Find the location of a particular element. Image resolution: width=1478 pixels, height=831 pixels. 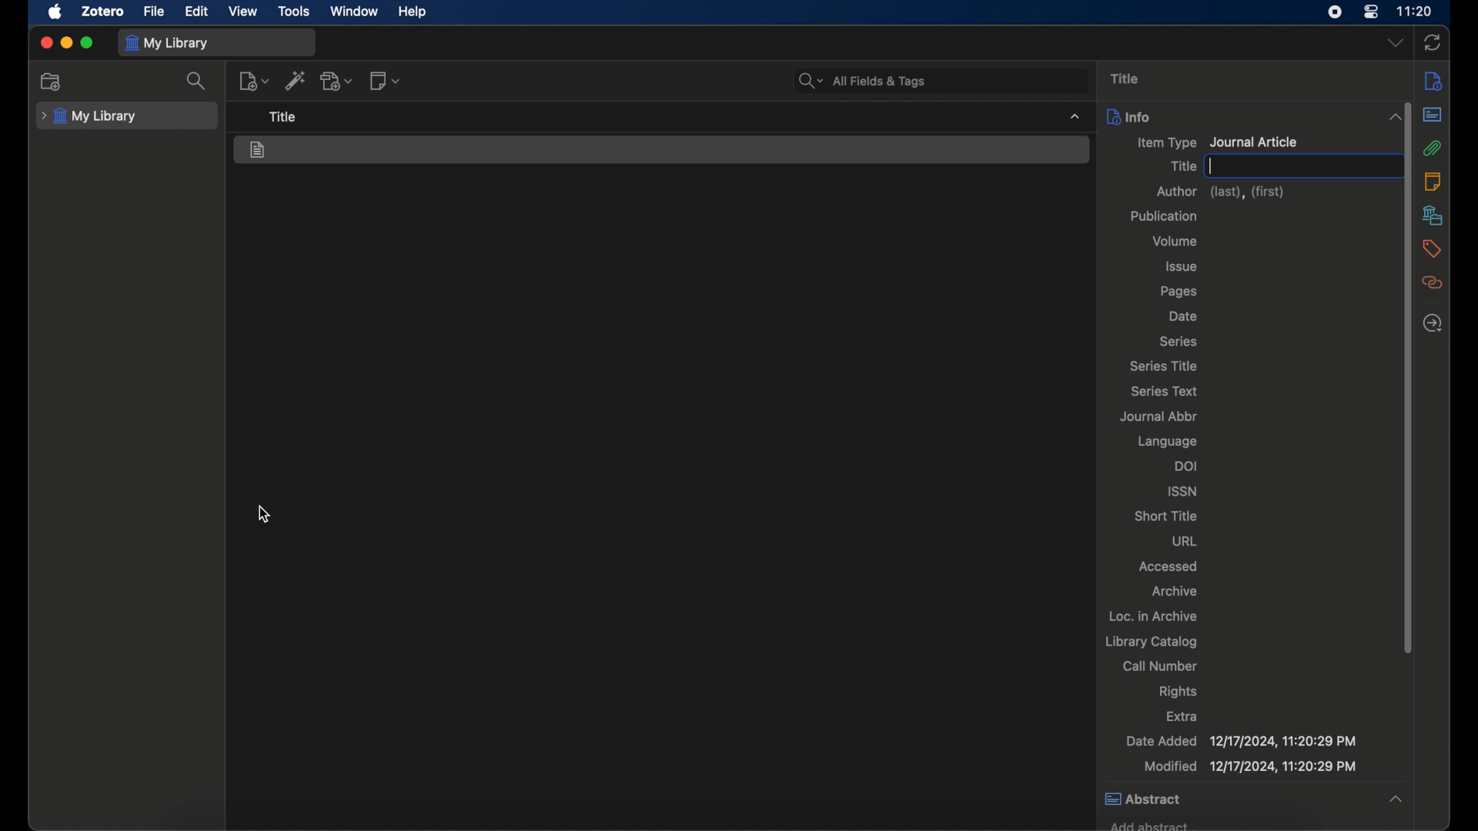

notes is located at coordinates (1431, 181).